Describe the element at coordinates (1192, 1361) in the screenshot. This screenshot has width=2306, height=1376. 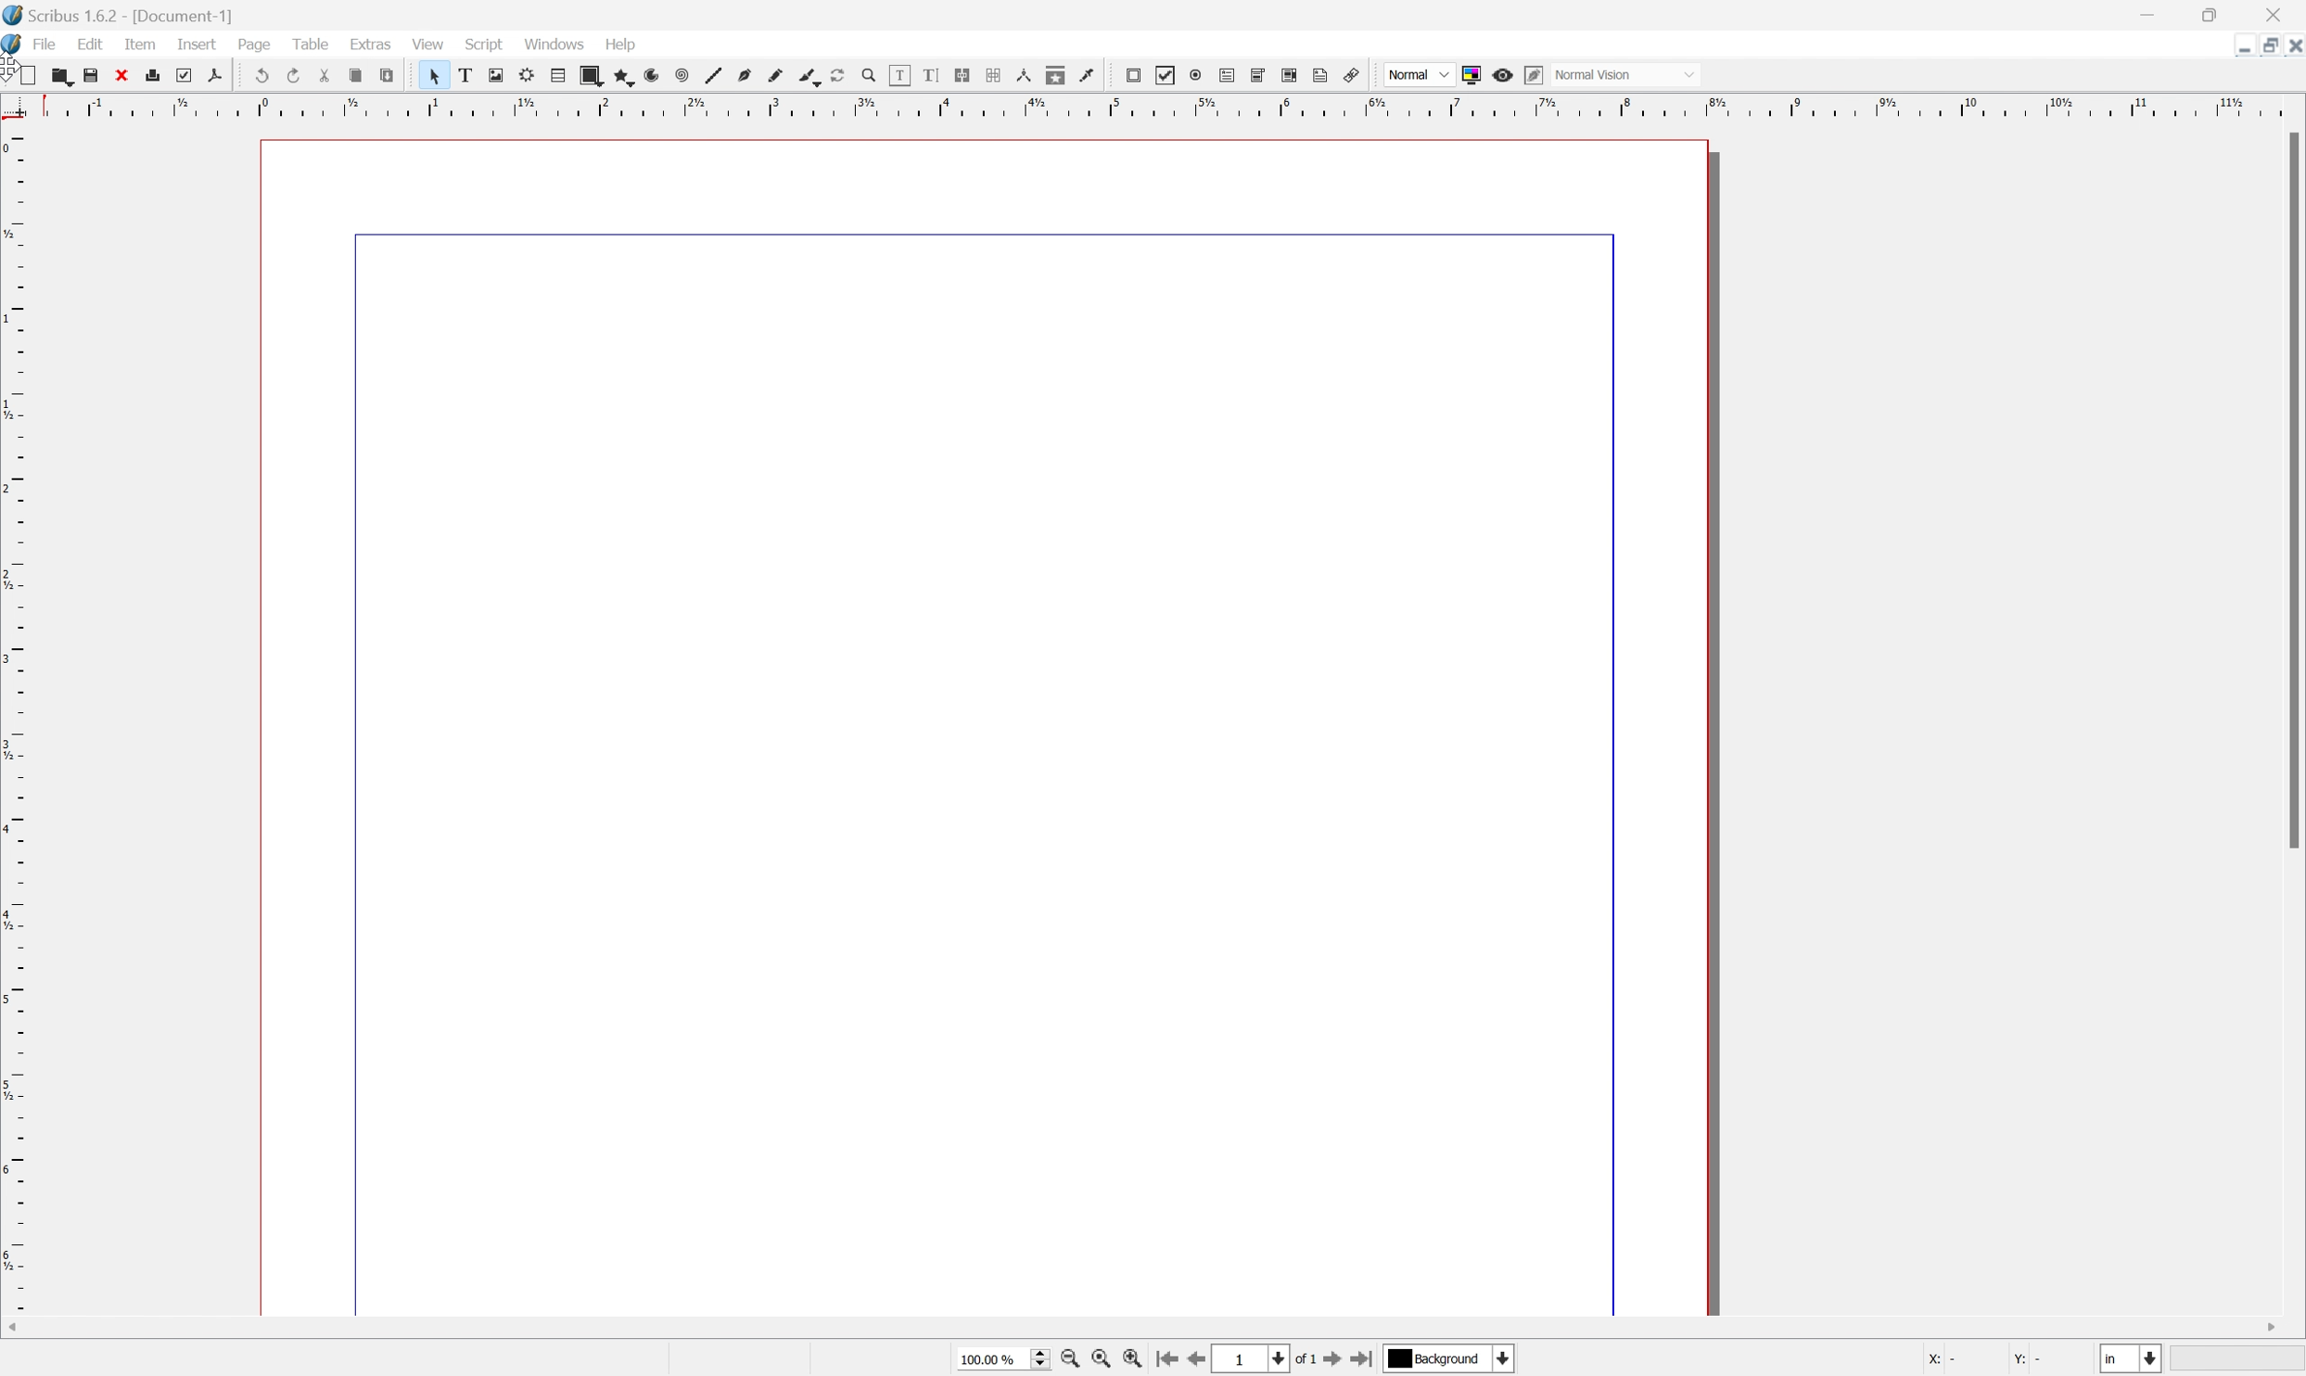
I see `go to previous page` at that location.